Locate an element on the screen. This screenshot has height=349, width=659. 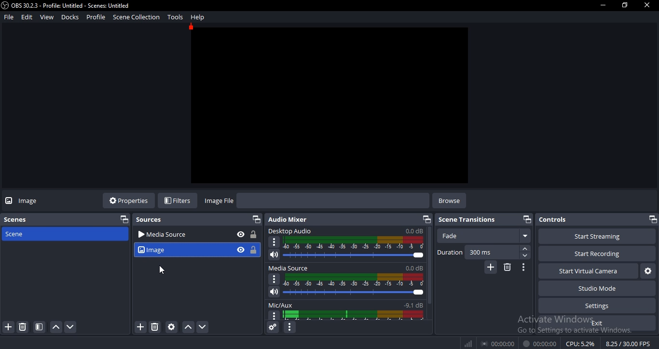
minimize is located at coordinates (602, 5).